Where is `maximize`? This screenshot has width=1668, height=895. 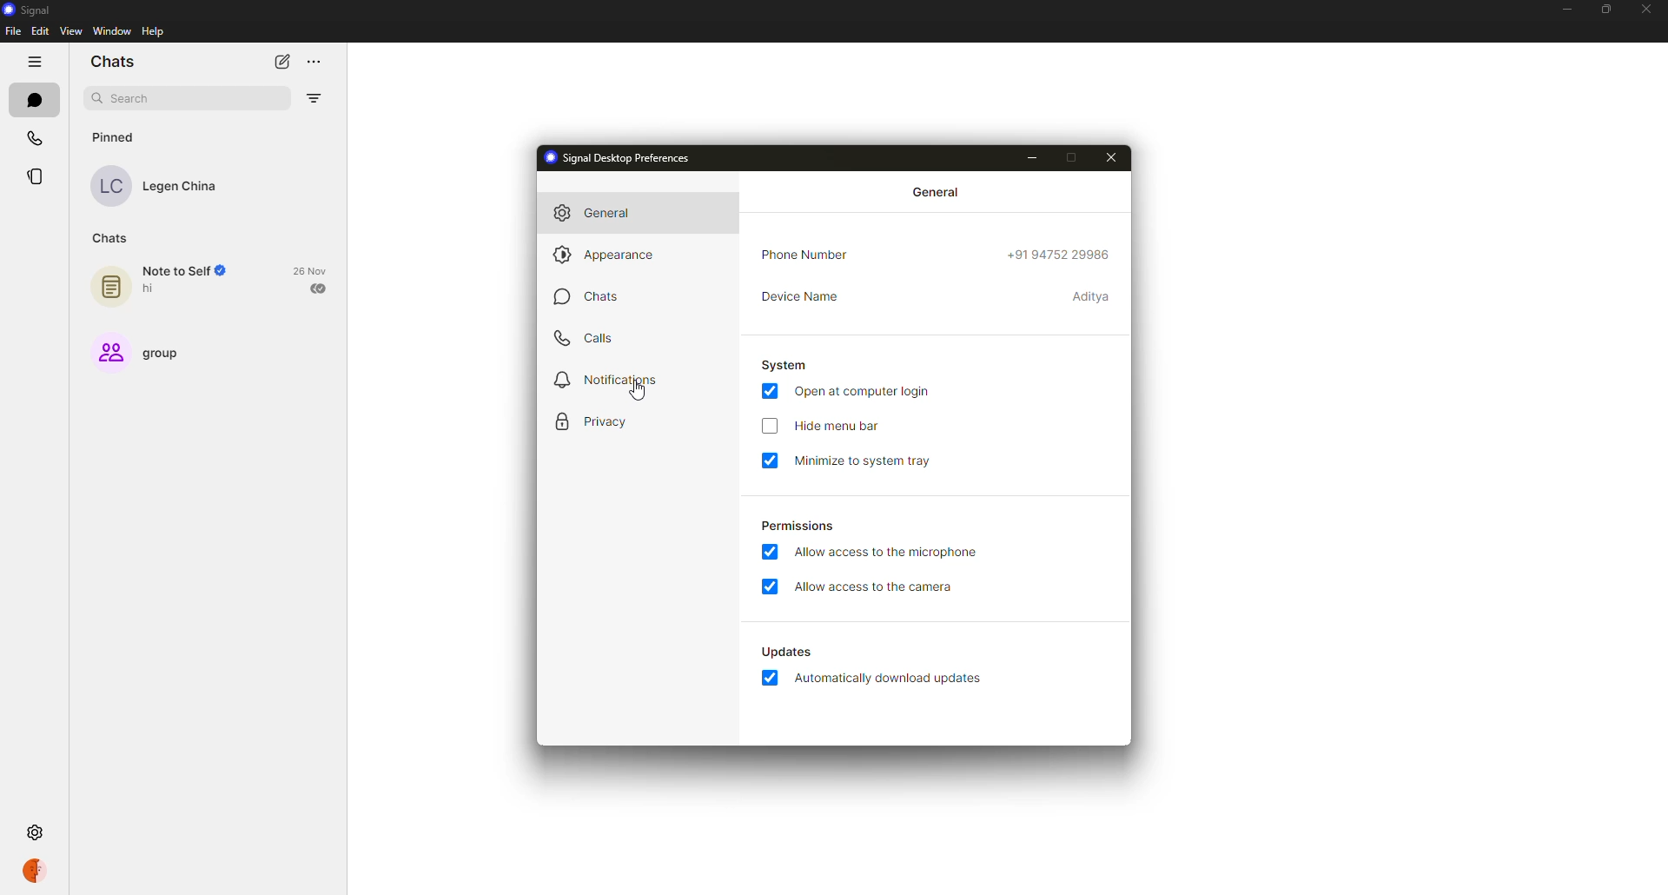
maximize is located at coordinates (1606, 9).